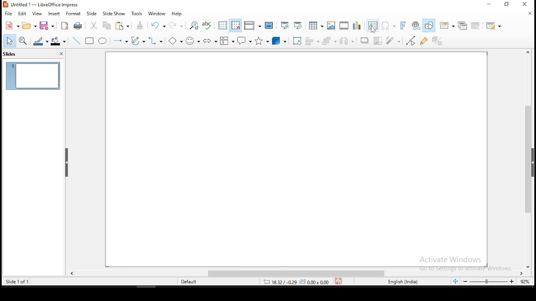 The height and width of the screenshot is (301, 536). What do you see at coordinates (311, 40) in the screenshot?
I see `align objects` at bounding box center [311, 40].